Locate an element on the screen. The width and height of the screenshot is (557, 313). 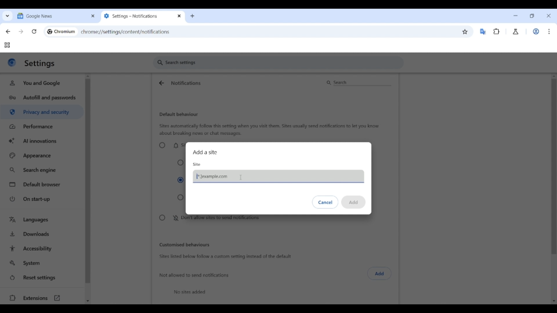
Sites can ask to send notifications is located at coordinates (171, 145).